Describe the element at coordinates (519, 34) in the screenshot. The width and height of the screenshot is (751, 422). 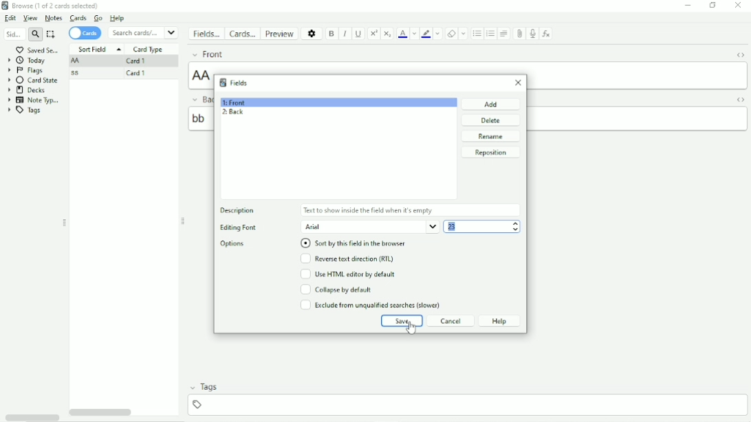
I see `Attach picture/audio/video` at that location.